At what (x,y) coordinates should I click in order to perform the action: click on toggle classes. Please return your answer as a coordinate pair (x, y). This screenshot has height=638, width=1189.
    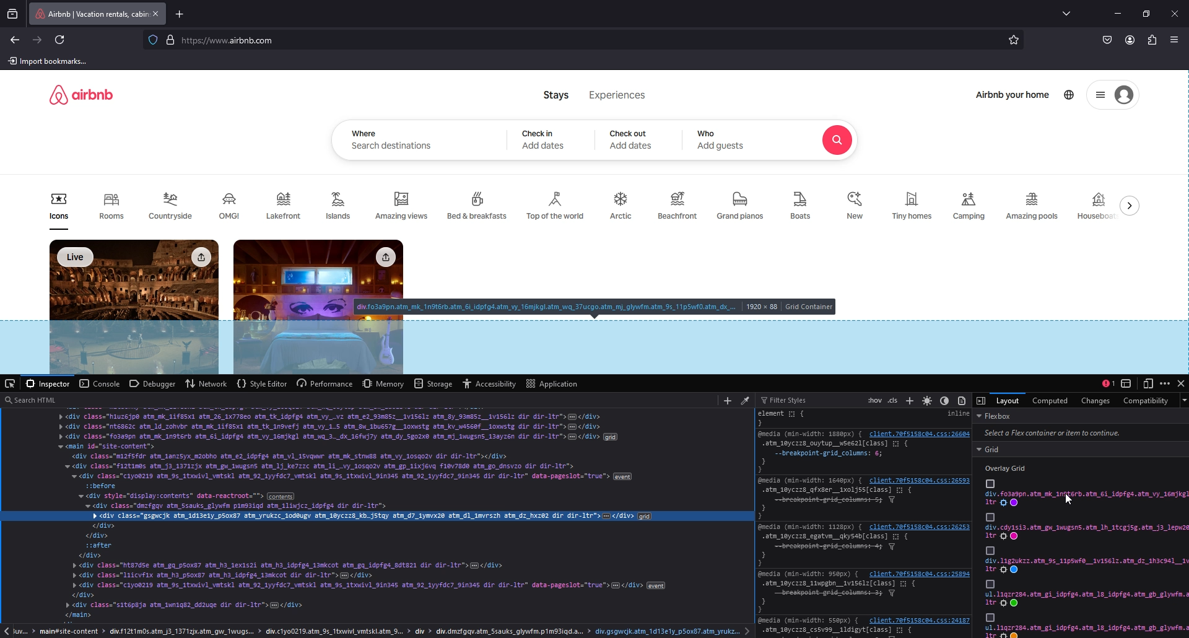
    Looking at the image, I should click on (893, 400).